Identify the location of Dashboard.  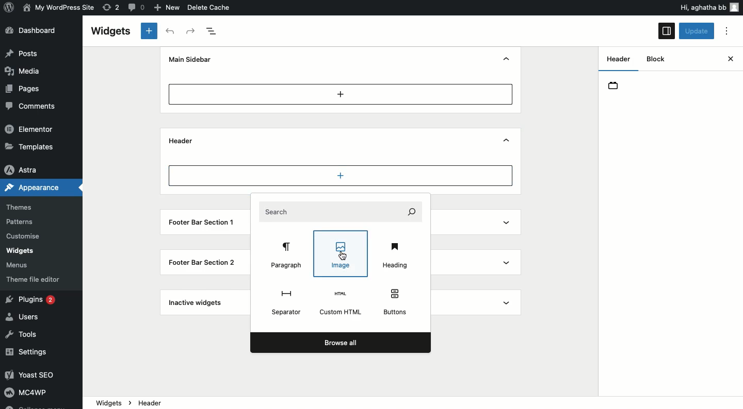
(35, 30).